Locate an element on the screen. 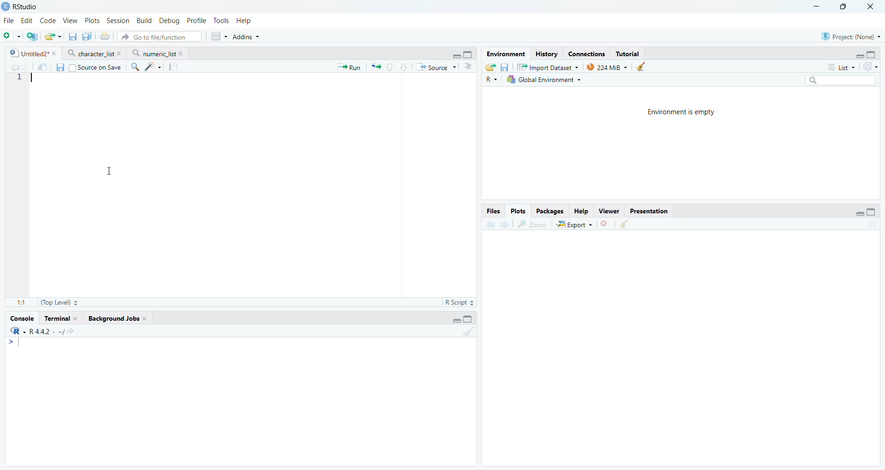 The height and width of the screenshot is (470, 885). Help is located at coordinates (245, 21).